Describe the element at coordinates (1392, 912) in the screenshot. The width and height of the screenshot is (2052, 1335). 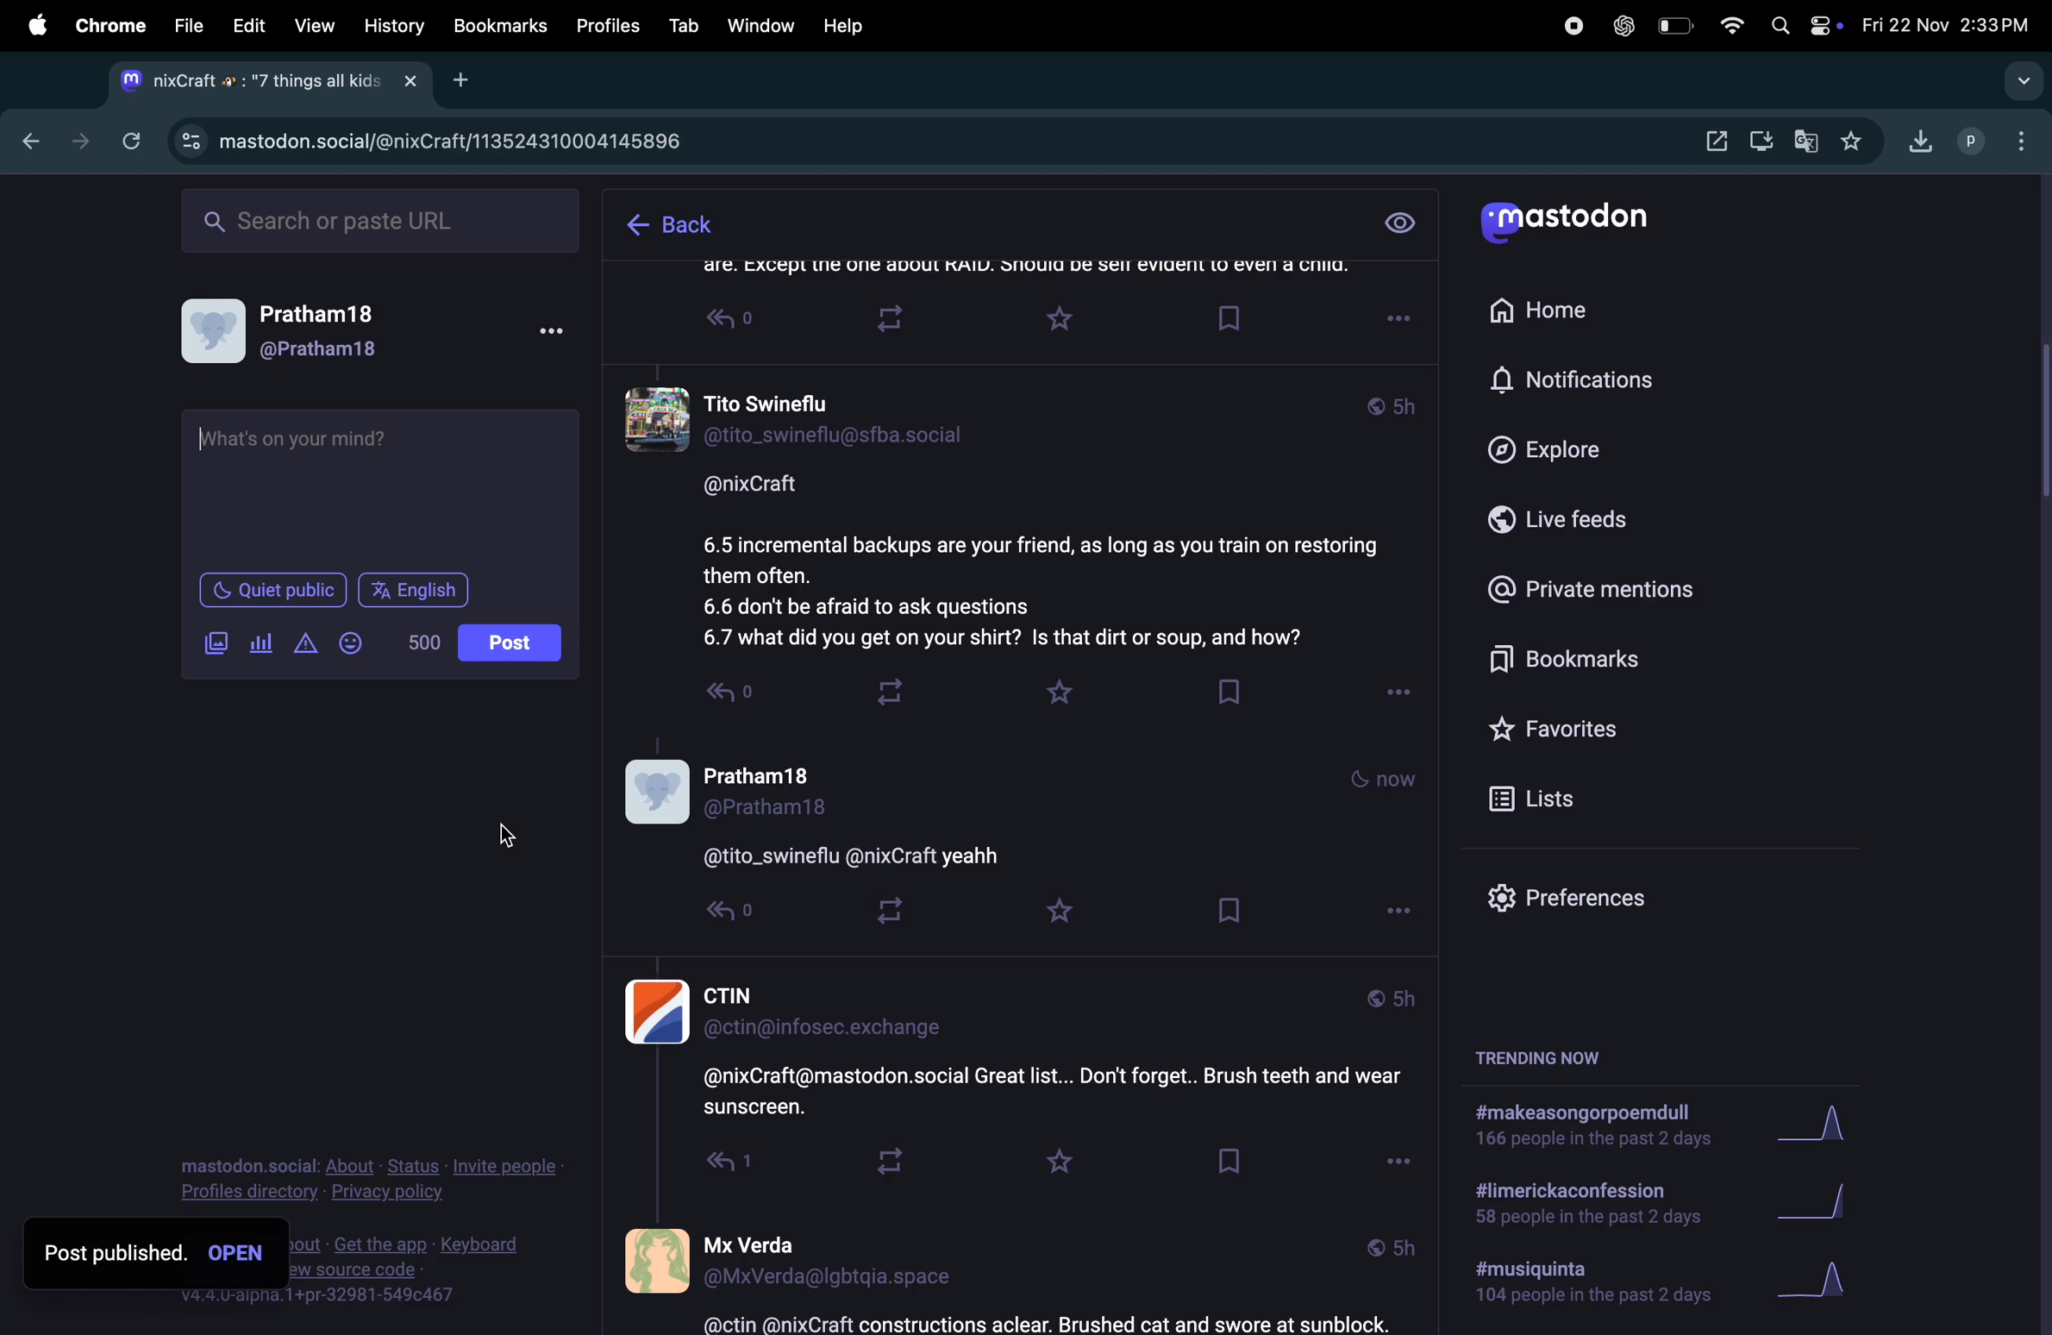
I see `Options` at that location.